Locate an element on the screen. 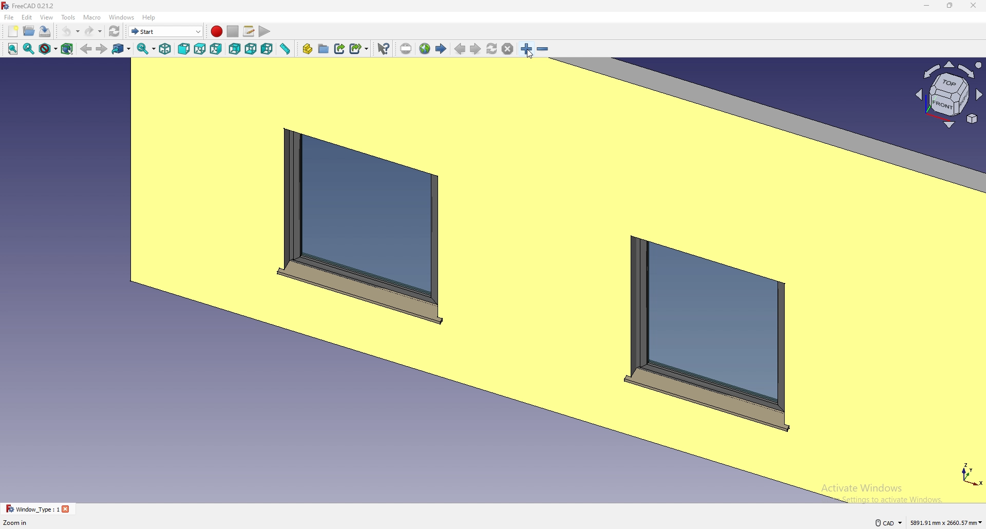  close is located at coordinates (974, 6).